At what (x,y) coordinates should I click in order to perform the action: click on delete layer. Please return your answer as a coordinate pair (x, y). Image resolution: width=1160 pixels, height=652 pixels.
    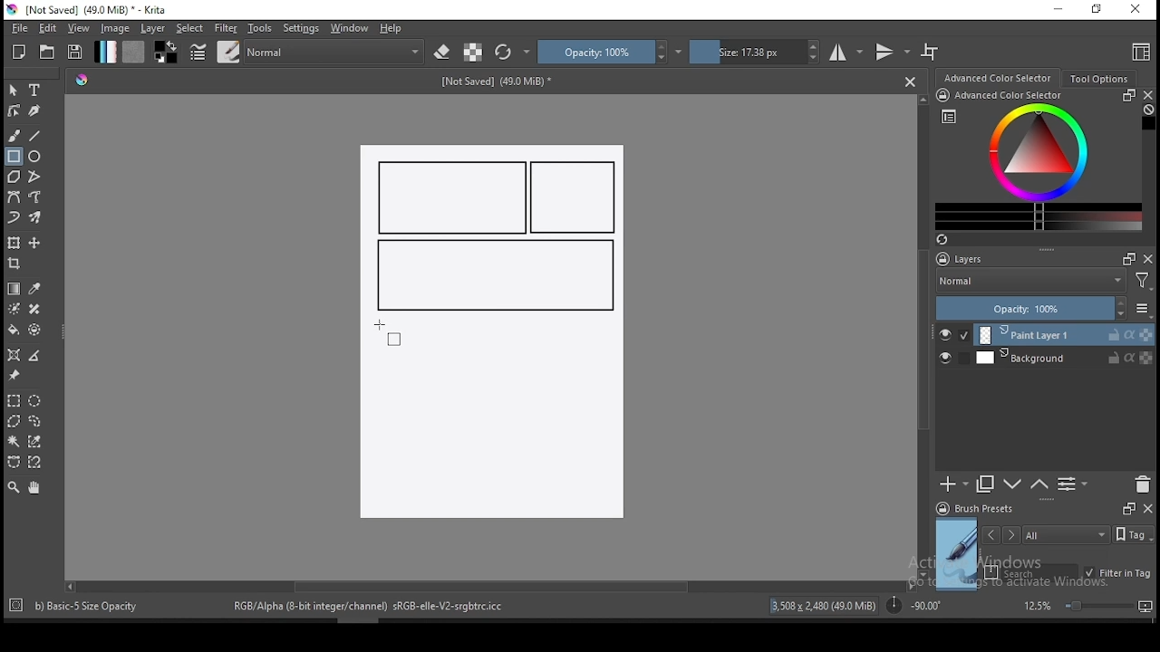
    Looking at the image, I should click on (1142, 485).